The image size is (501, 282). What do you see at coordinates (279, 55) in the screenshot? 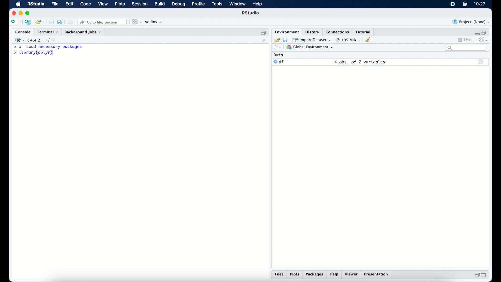
I see `date` at bounding box center [279, 55].